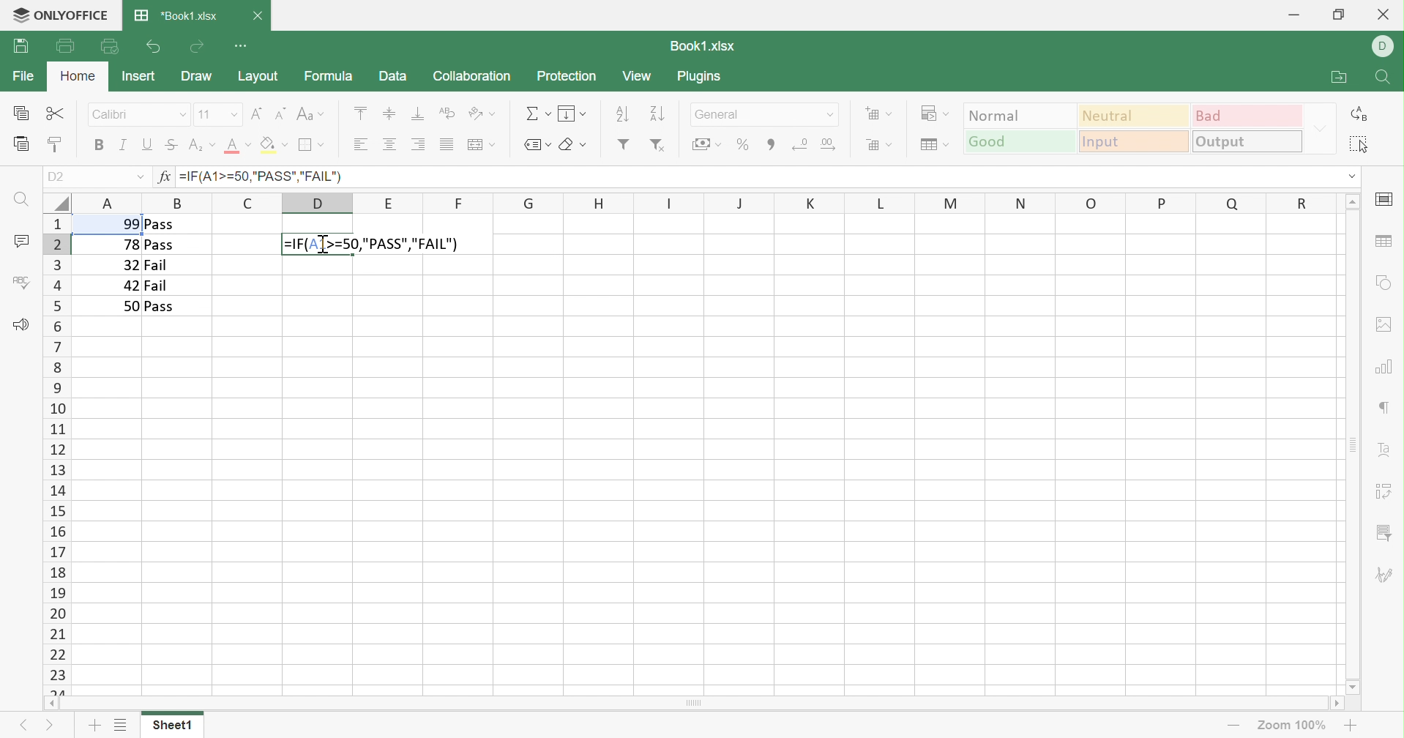 This screenshot has width=1404, height=738. What do you see at coordinates (149, 144) in the screenshot?
I see `Underline` at bounding box center [149, 144].